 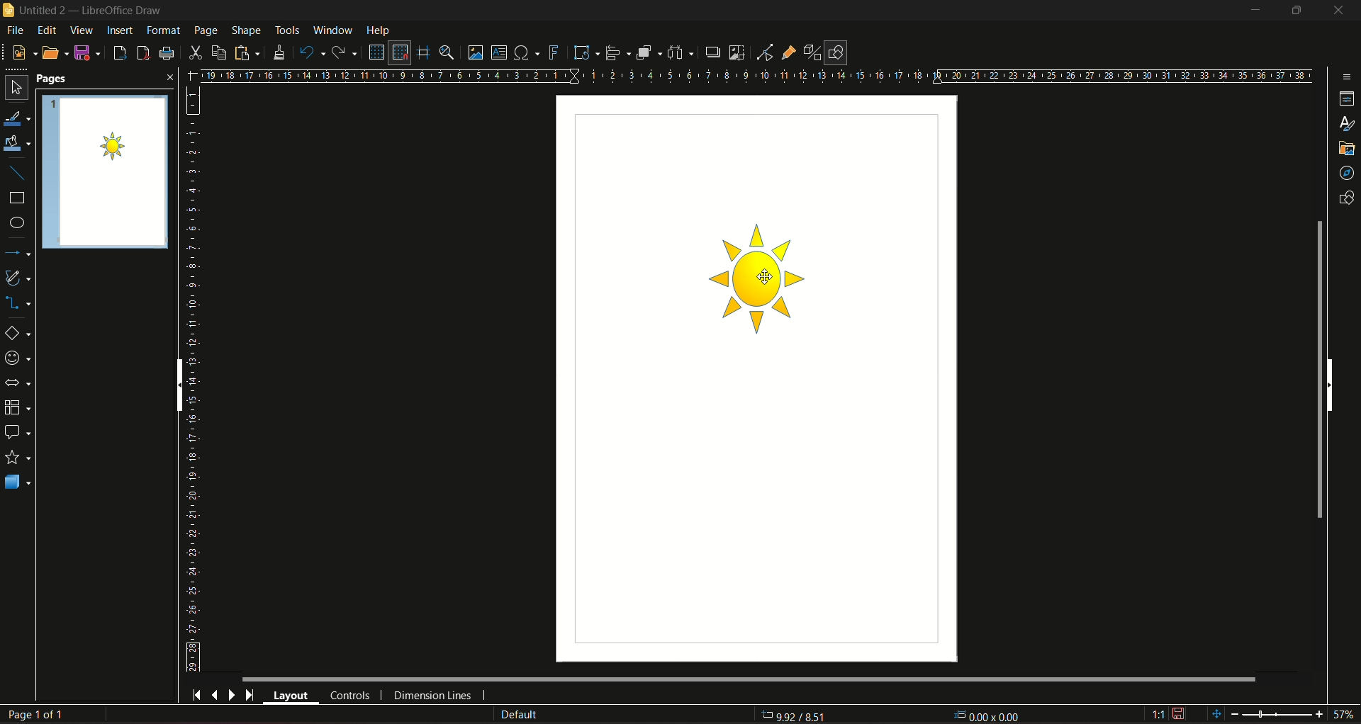 What do you see at coordinates (333, 30) in the screenshot?
I see `window` at bounding box center [333, 30].